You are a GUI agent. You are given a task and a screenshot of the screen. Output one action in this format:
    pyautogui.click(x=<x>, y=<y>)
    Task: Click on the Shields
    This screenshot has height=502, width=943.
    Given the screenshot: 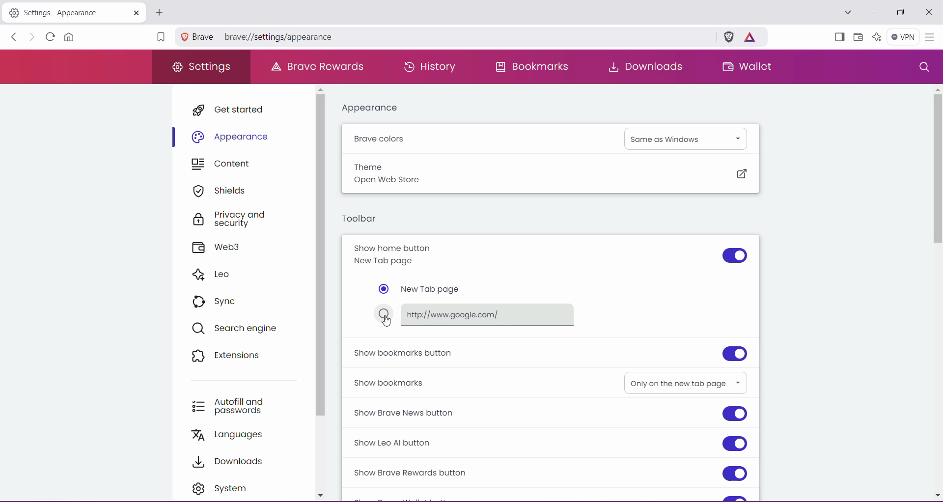 What is the action you would take?
    pyautogui.click(x=222, y=191)
    